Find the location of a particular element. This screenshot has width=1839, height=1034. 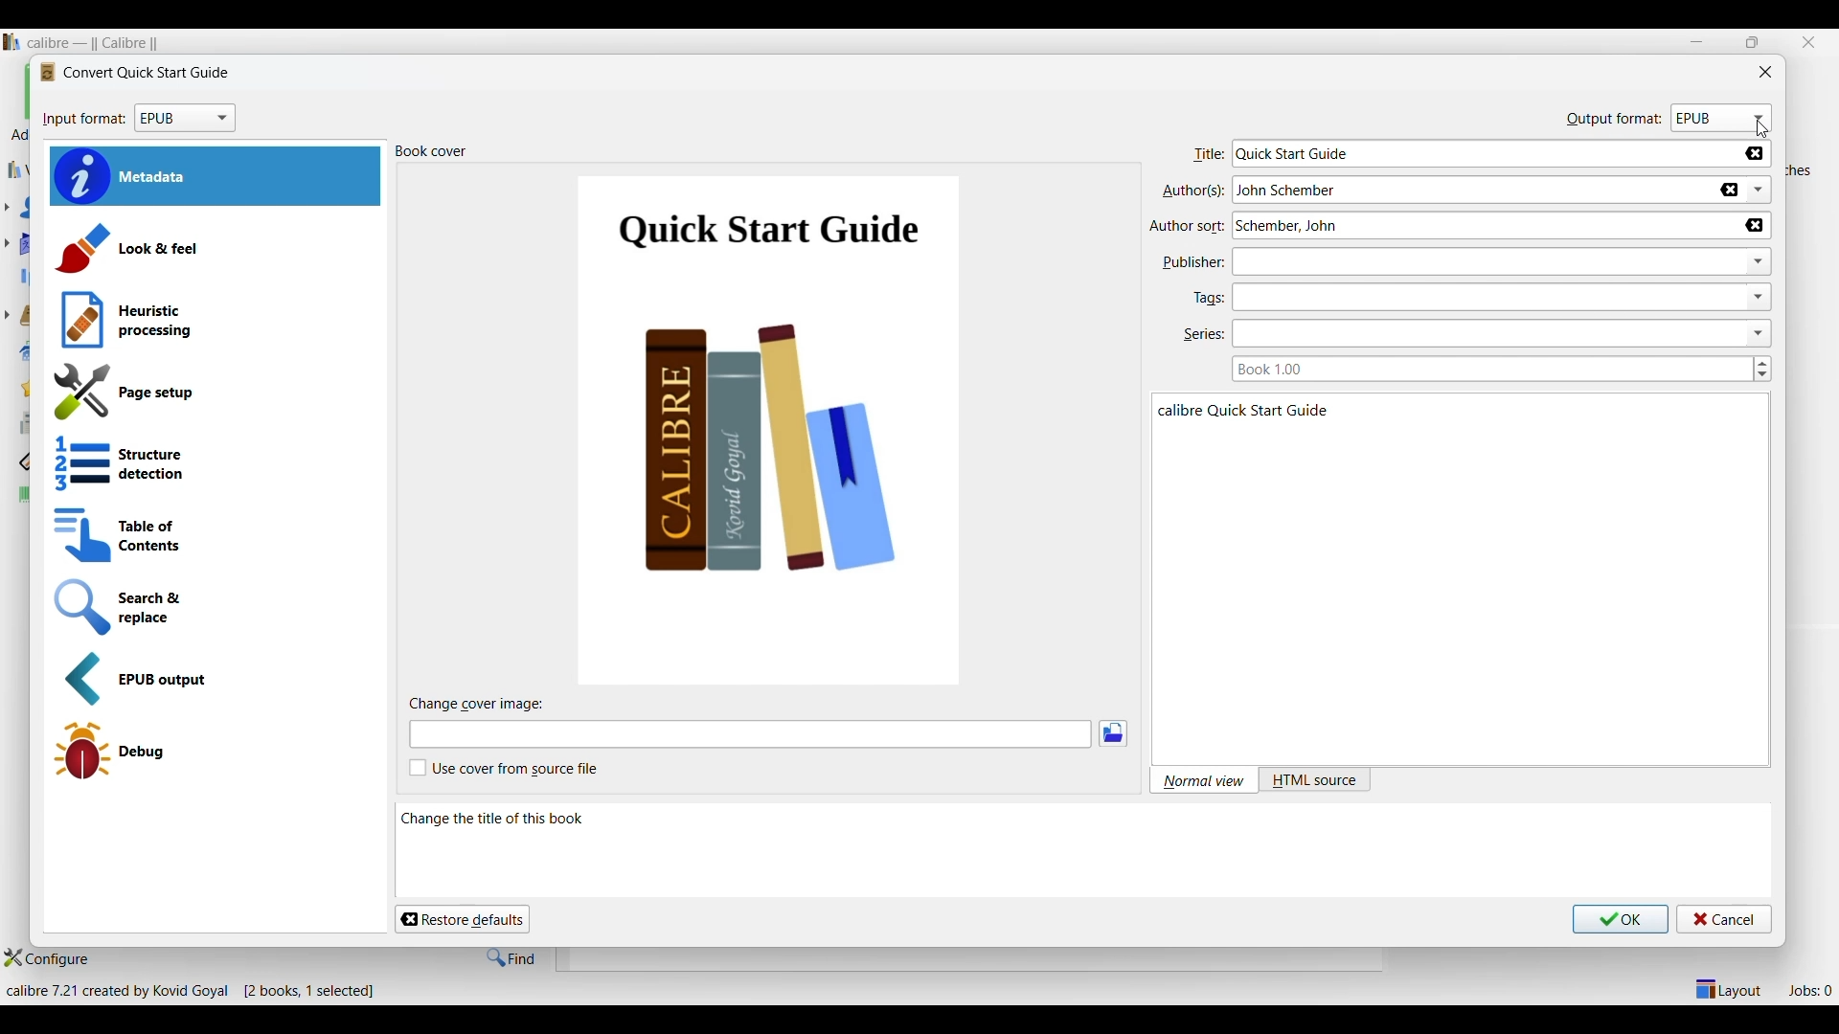

Format options is located at coordinates (1721, 119).